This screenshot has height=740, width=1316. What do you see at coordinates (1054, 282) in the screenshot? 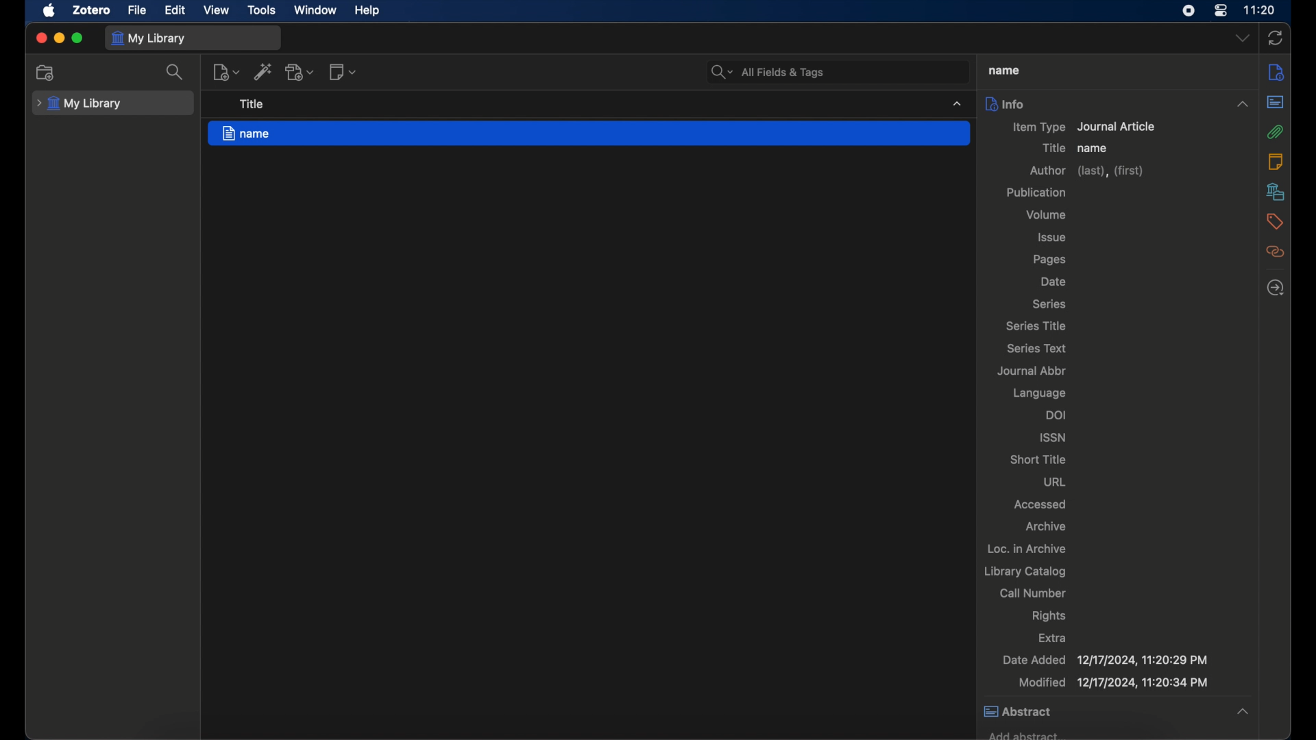
I see `date` at bounding box center [1054, 282].